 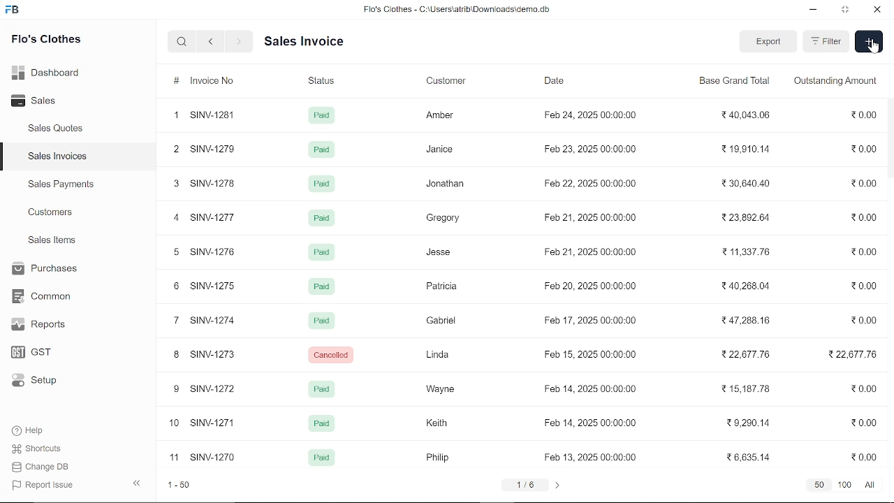 I want to click on 9 SINV-A272 Pad Wayne Feb 14, 2025 00:00:00 215,187.78 20.00, so click(x=525, y=388).